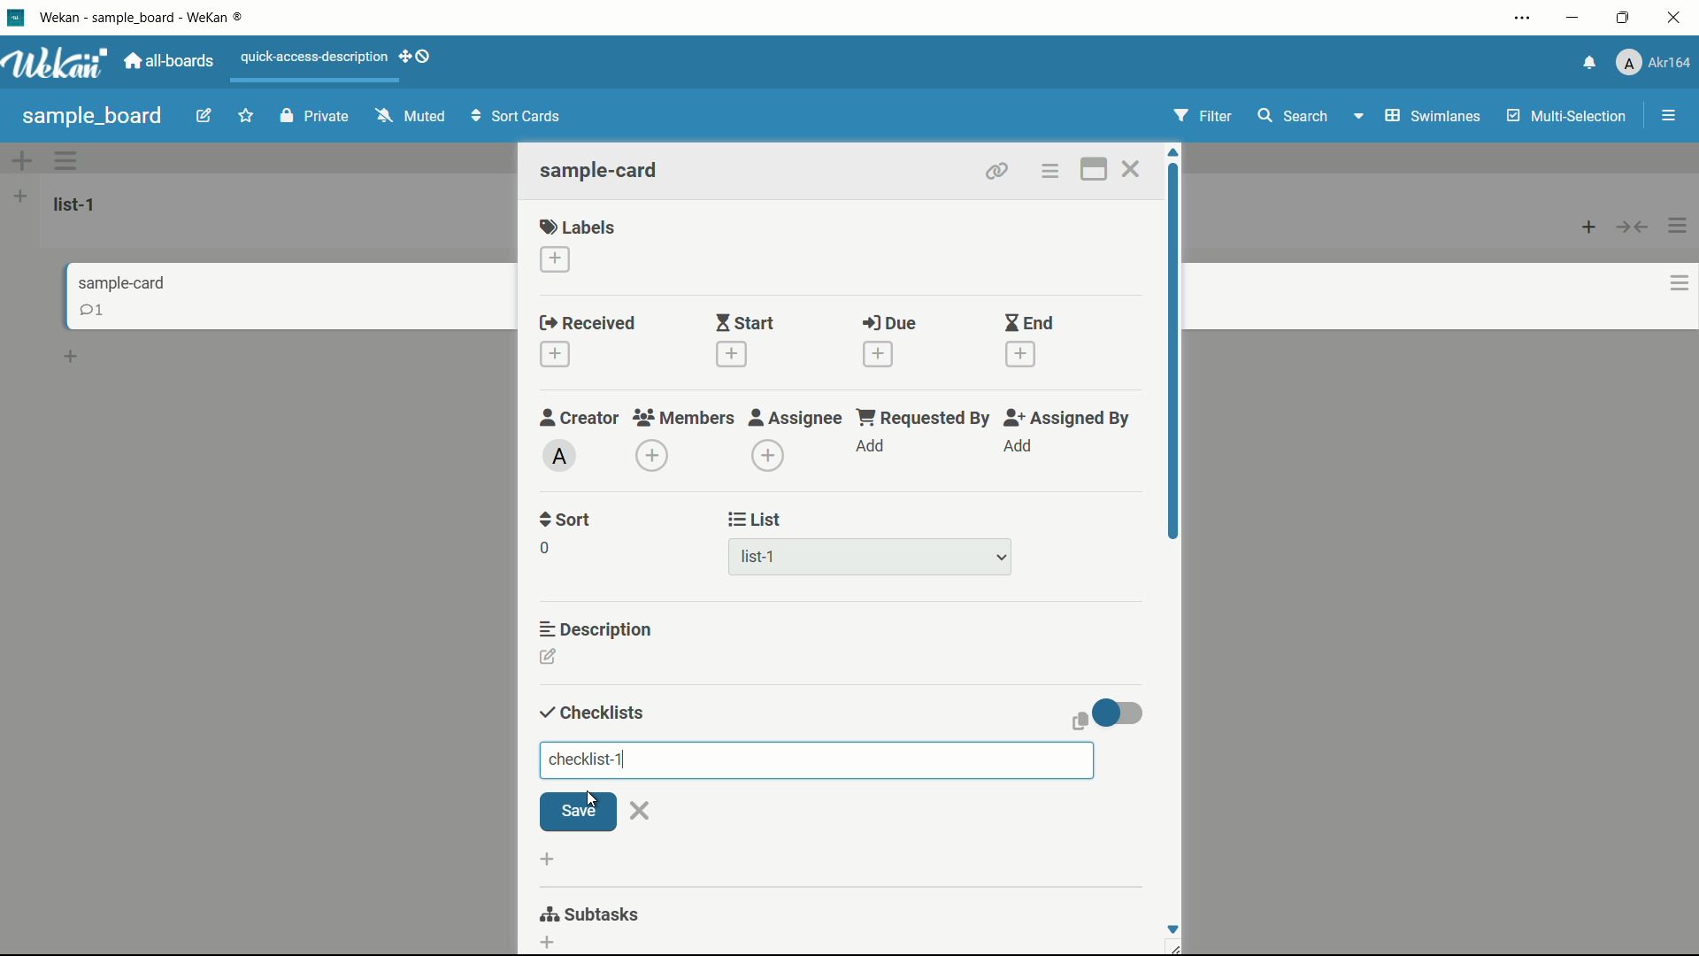 The image size is (1699, 956). I want to click on requested by, so click(925, 418).